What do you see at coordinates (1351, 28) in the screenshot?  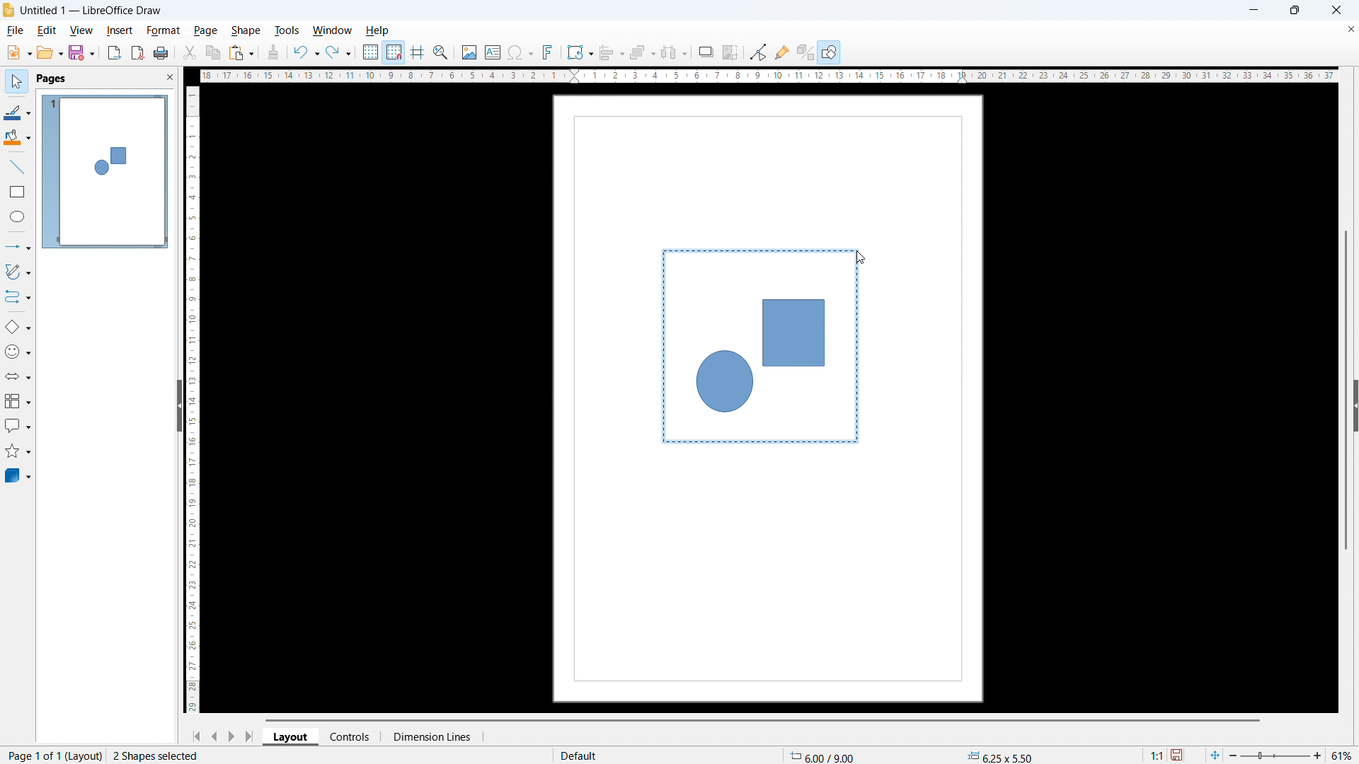 I see `close document` at bounding box center [1351, 28].